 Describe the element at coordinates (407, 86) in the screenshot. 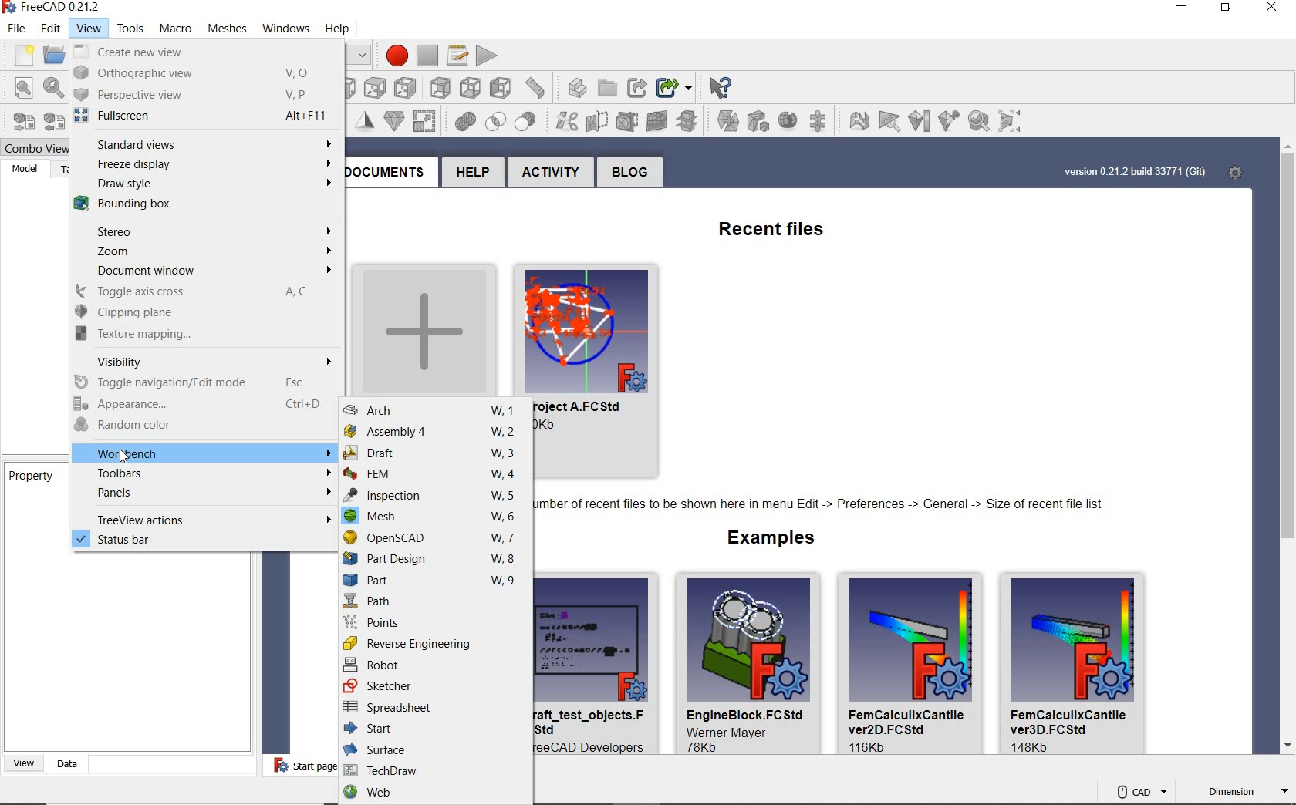

I see `rear` at that location.